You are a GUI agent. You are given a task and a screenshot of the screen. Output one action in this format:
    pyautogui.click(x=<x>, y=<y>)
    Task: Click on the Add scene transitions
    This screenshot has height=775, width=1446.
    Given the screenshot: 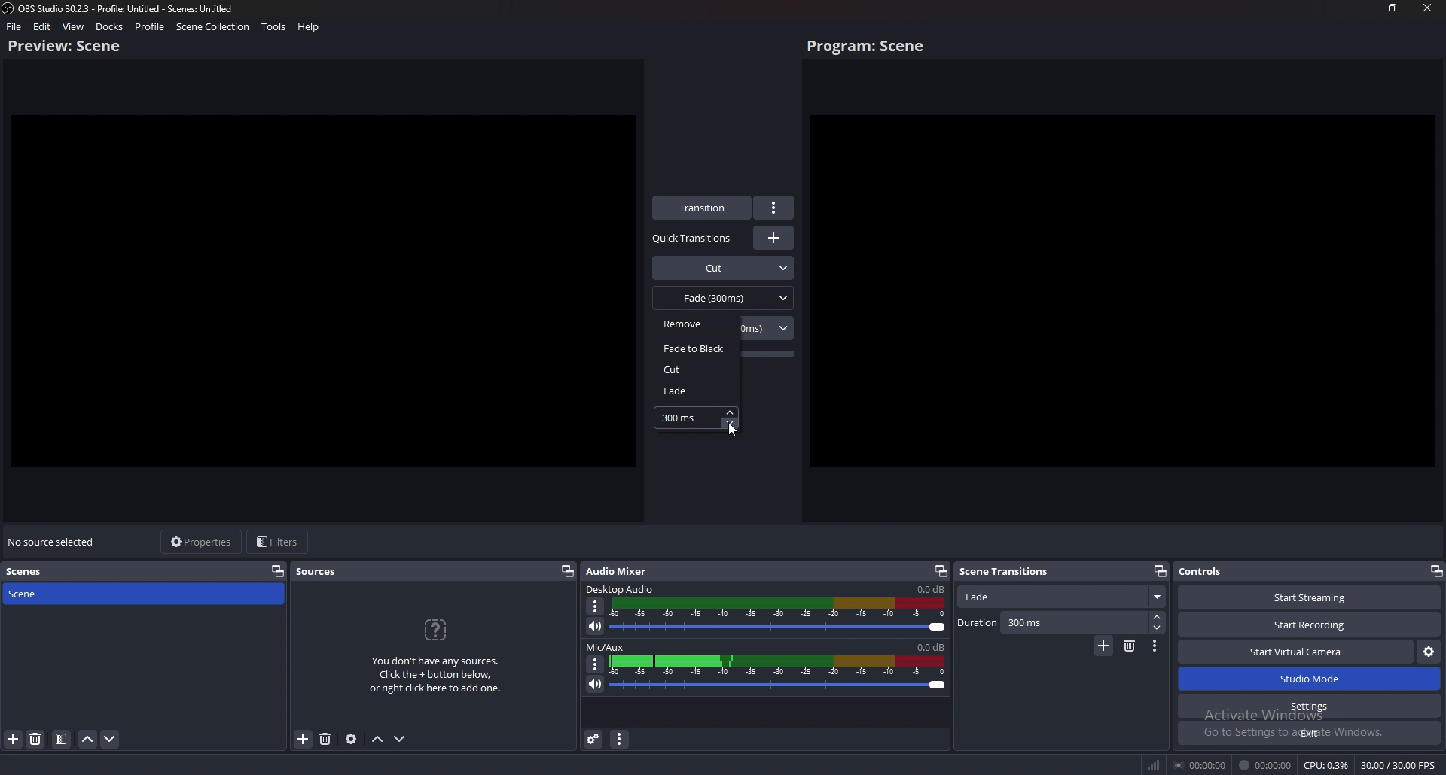 What is the action you would take?
    pyautogui.click(x=1103, y=646)
    